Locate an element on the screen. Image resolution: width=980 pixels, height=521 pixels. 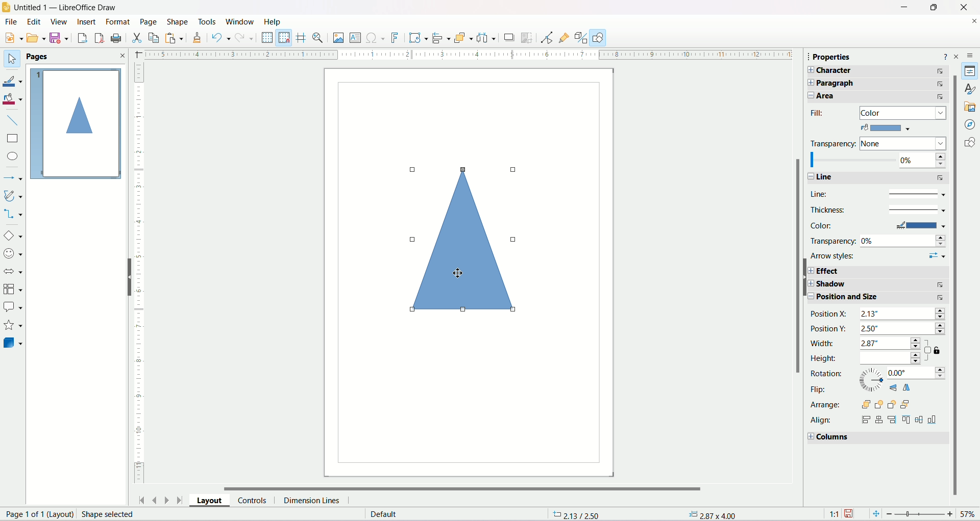
thickness is located at coordinates (876, 210).